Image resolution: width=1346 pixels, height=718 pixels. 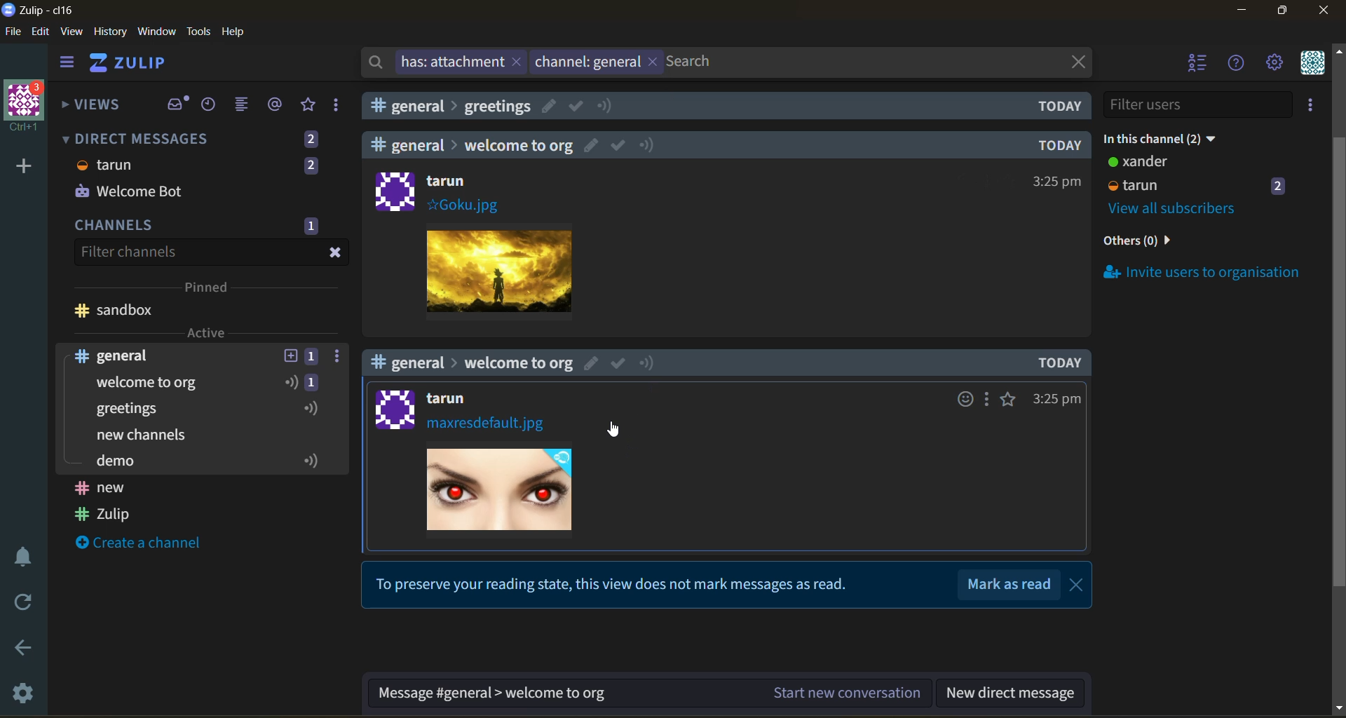 I want to click on emojis, so click(x=964, y=399).